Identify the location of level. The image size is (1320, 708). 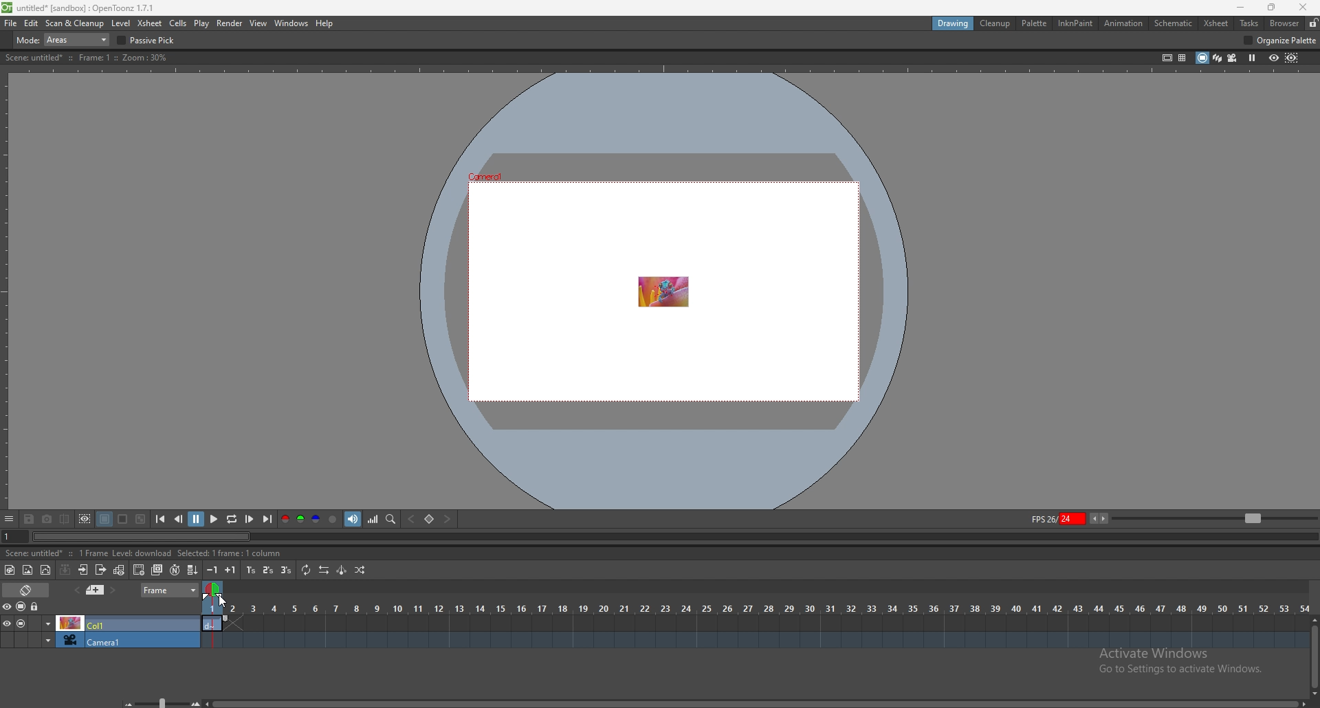
(120, 24).